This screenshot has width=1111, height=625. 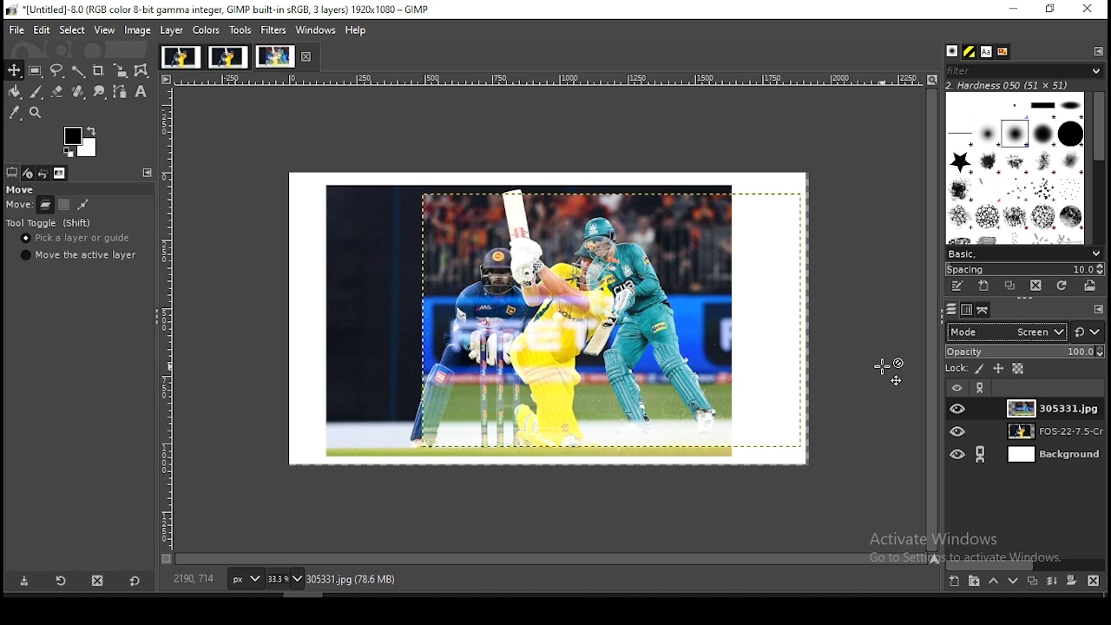 I want to click on minimize, so click(x=1016, y=10).